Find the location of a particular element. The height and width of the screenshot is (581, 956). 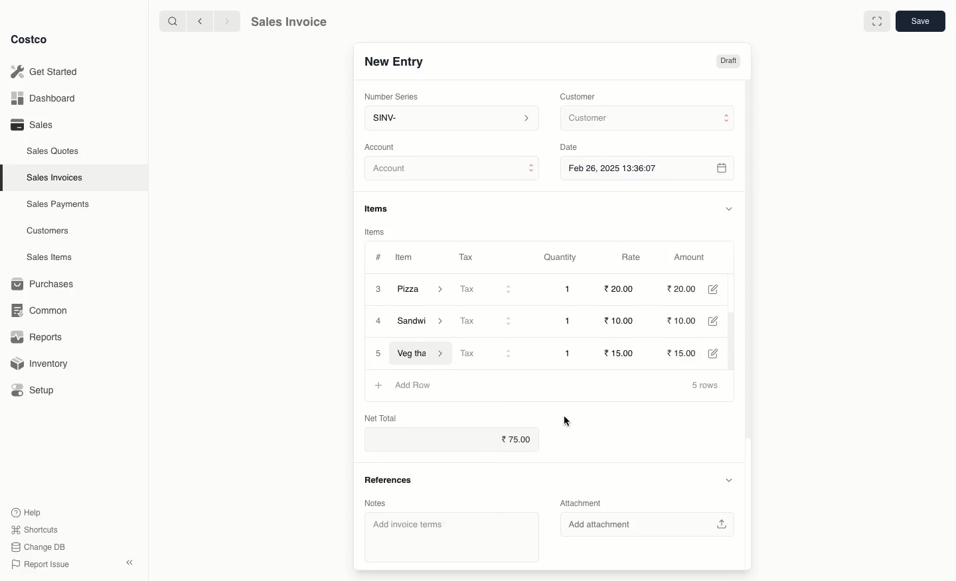

Inventory is located at coordinates (42, 362).